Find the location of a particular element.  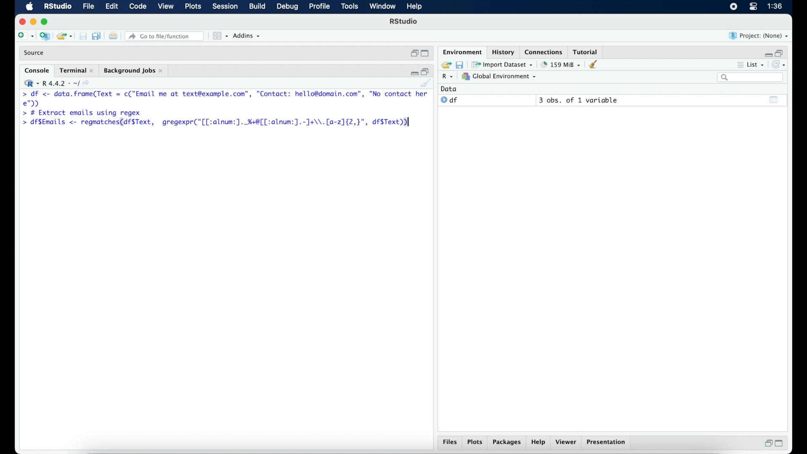

create new file is located at coordinates (25, 36).